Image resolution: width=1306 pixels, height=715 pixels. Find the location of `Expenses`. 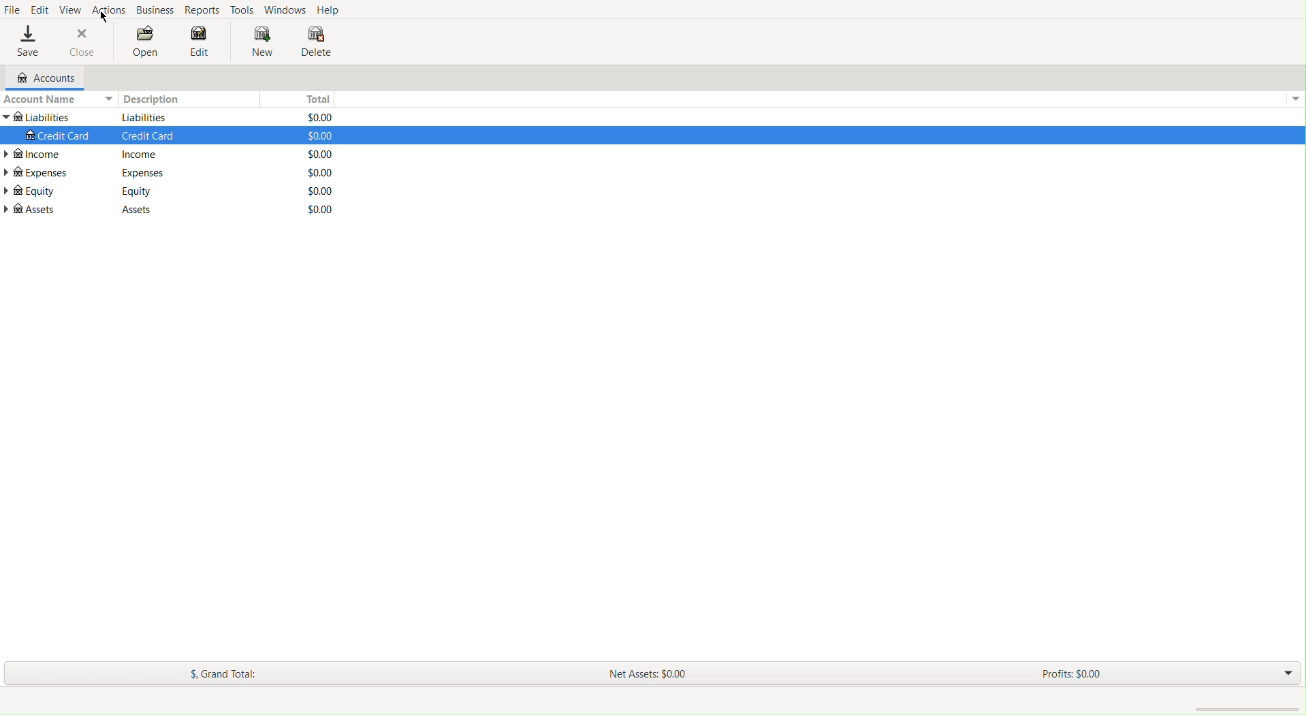

Expenses is located at coordinates (37, 172).